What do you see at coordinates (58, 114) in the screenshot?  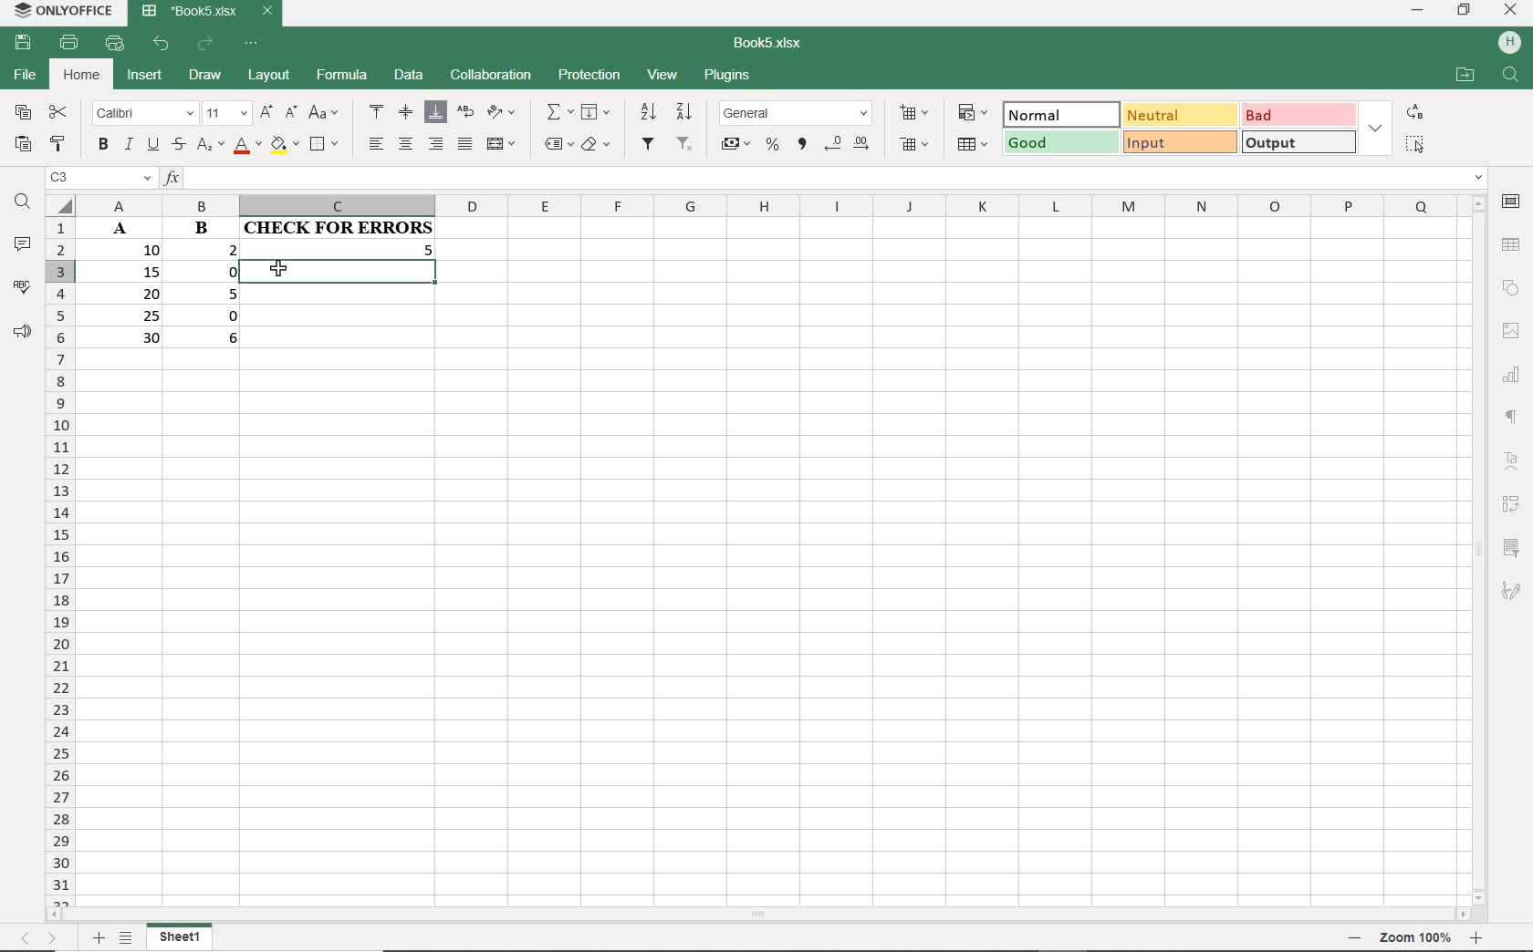 I see `CUT` at bounding box center [58, 114].